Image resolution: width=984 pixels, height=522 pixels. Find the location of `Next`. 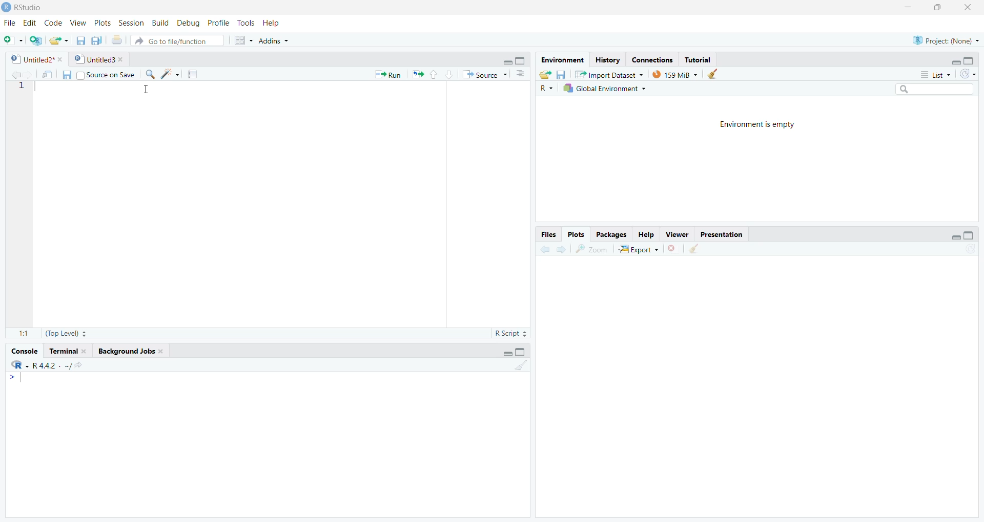

Next is located at coordinates (29, 75).